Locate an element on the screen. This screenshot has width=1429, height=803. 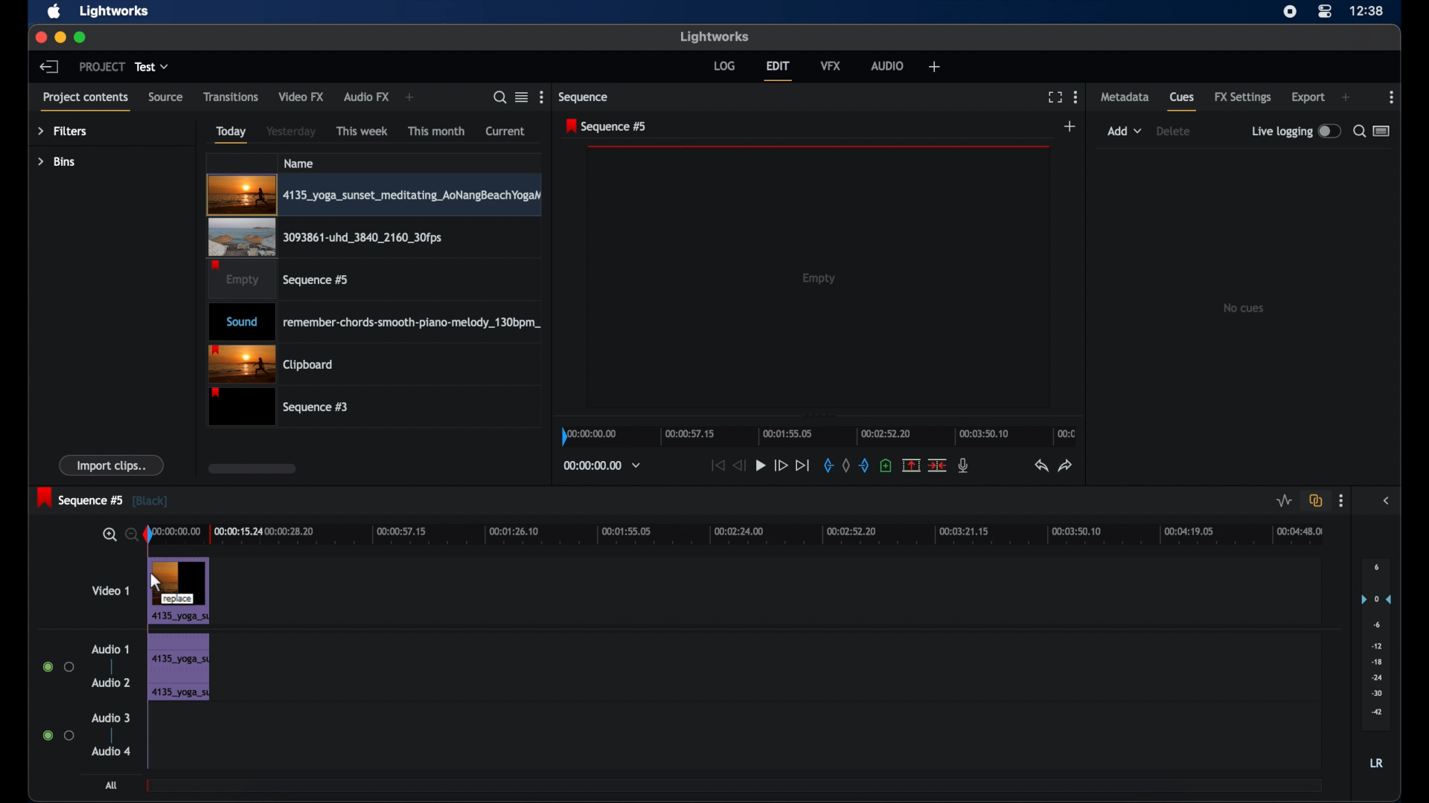
add is located at coordinates (1071, 126).